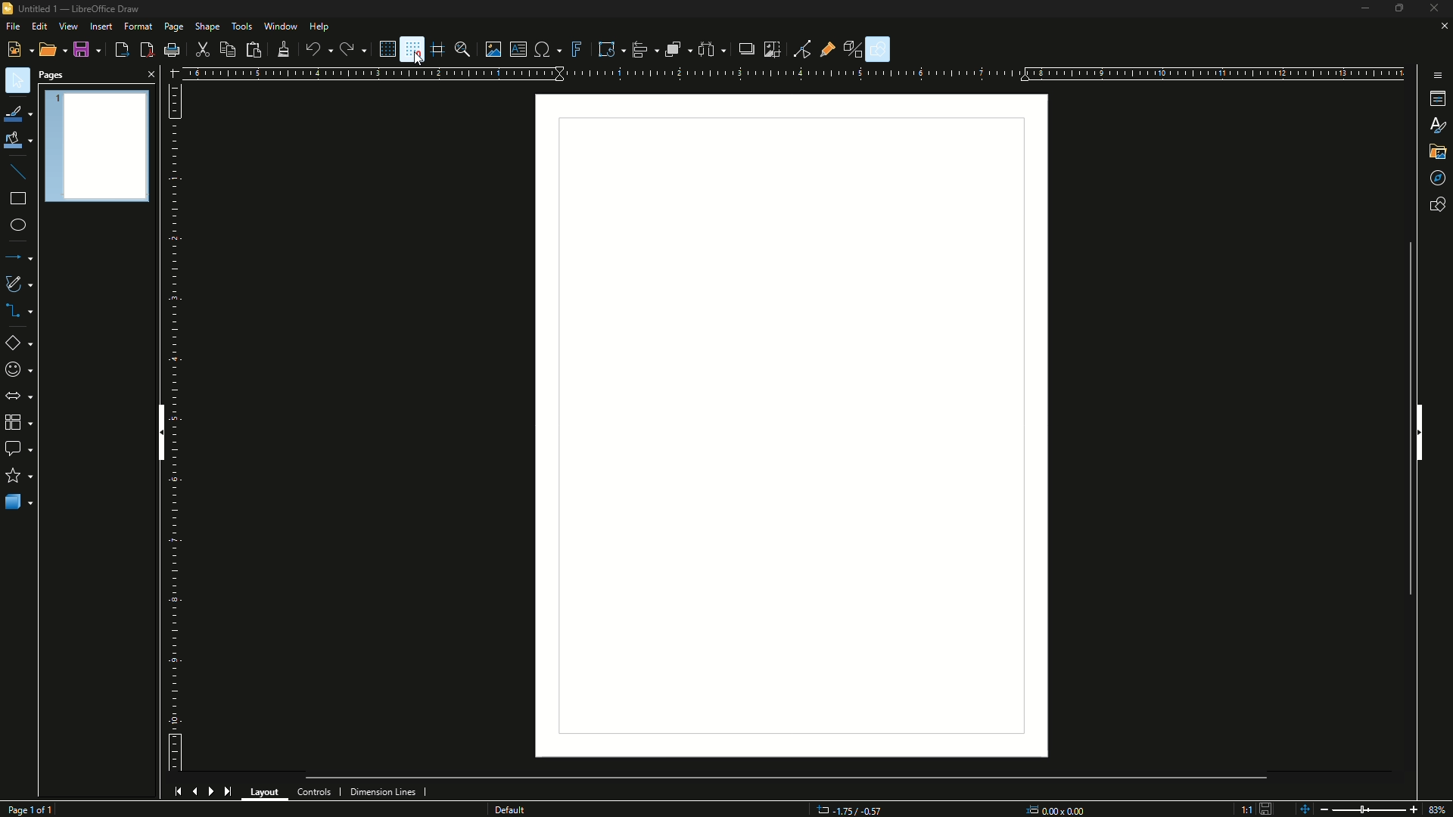  I want to click on Toggle Extrusion, so click(1690, 85).